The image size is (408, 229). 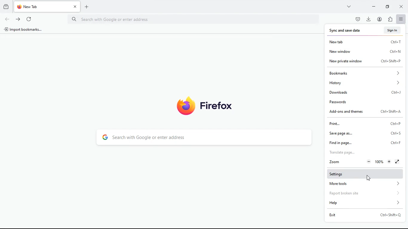 I want to click on new private window, so click(x=365, y=62).